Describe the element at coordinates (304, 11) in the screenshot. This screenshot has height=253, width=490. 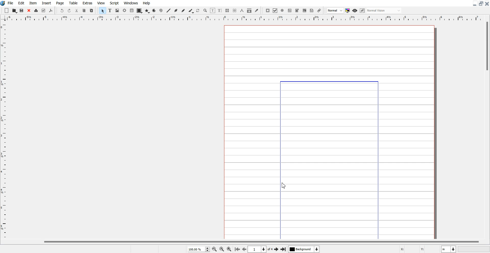
I see `PDF List Box` at that location.